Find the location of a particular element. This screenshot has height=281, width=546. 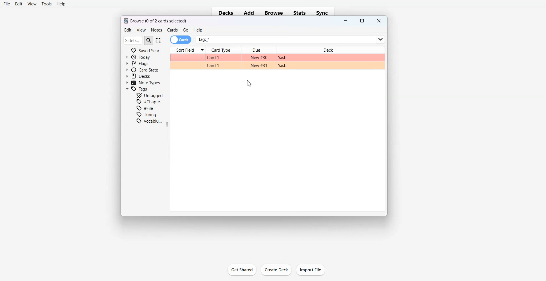

Help is located at coordinates (61, 4).